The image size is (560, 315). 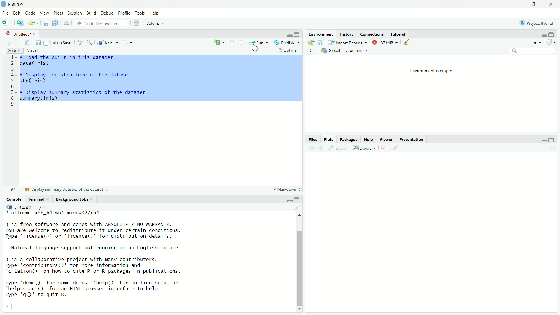 What do you see at coordinates (75, 199) in the screenshot?
I see `Background Jobs` at bounding box center [75, 199].